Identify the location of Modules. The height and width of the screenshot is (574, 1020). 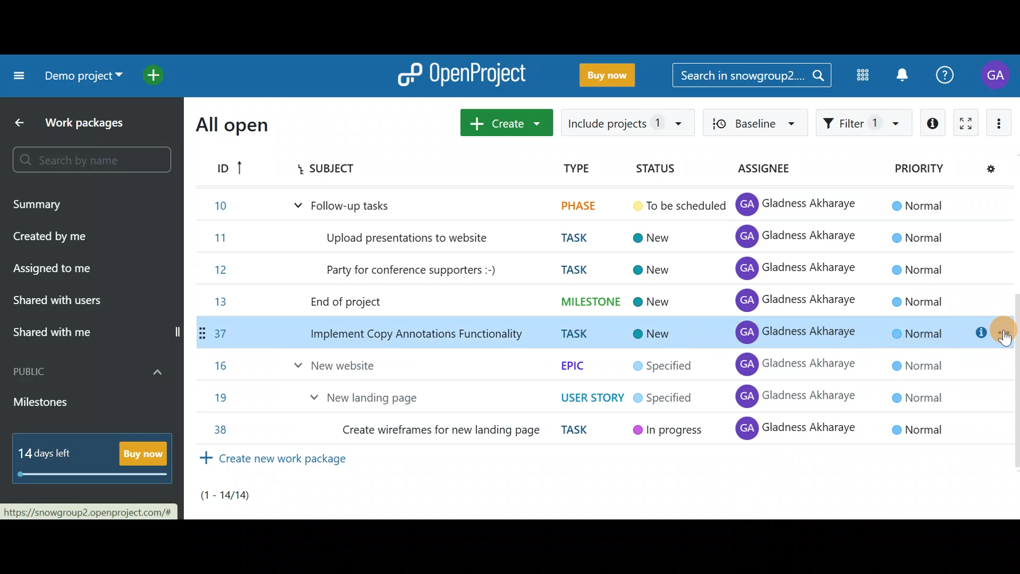
(860, 77).